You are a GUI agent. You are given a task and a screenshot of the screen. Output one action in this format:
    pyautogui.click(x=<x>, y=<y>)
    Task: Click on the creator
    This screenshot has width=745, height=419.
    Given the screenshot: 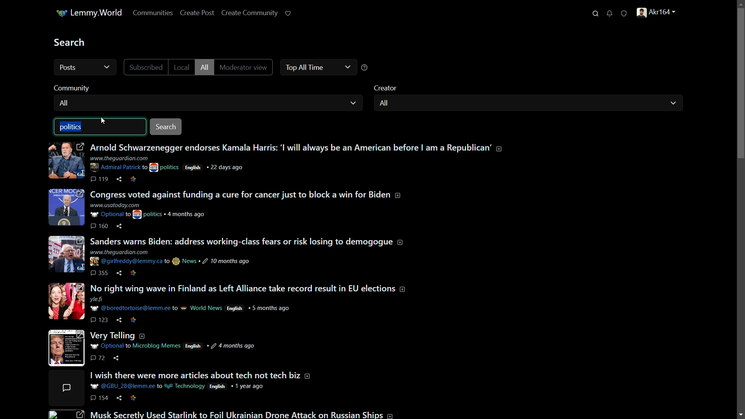 What is the action you would take?
    pyautogui.click(x=388, y=88)
    